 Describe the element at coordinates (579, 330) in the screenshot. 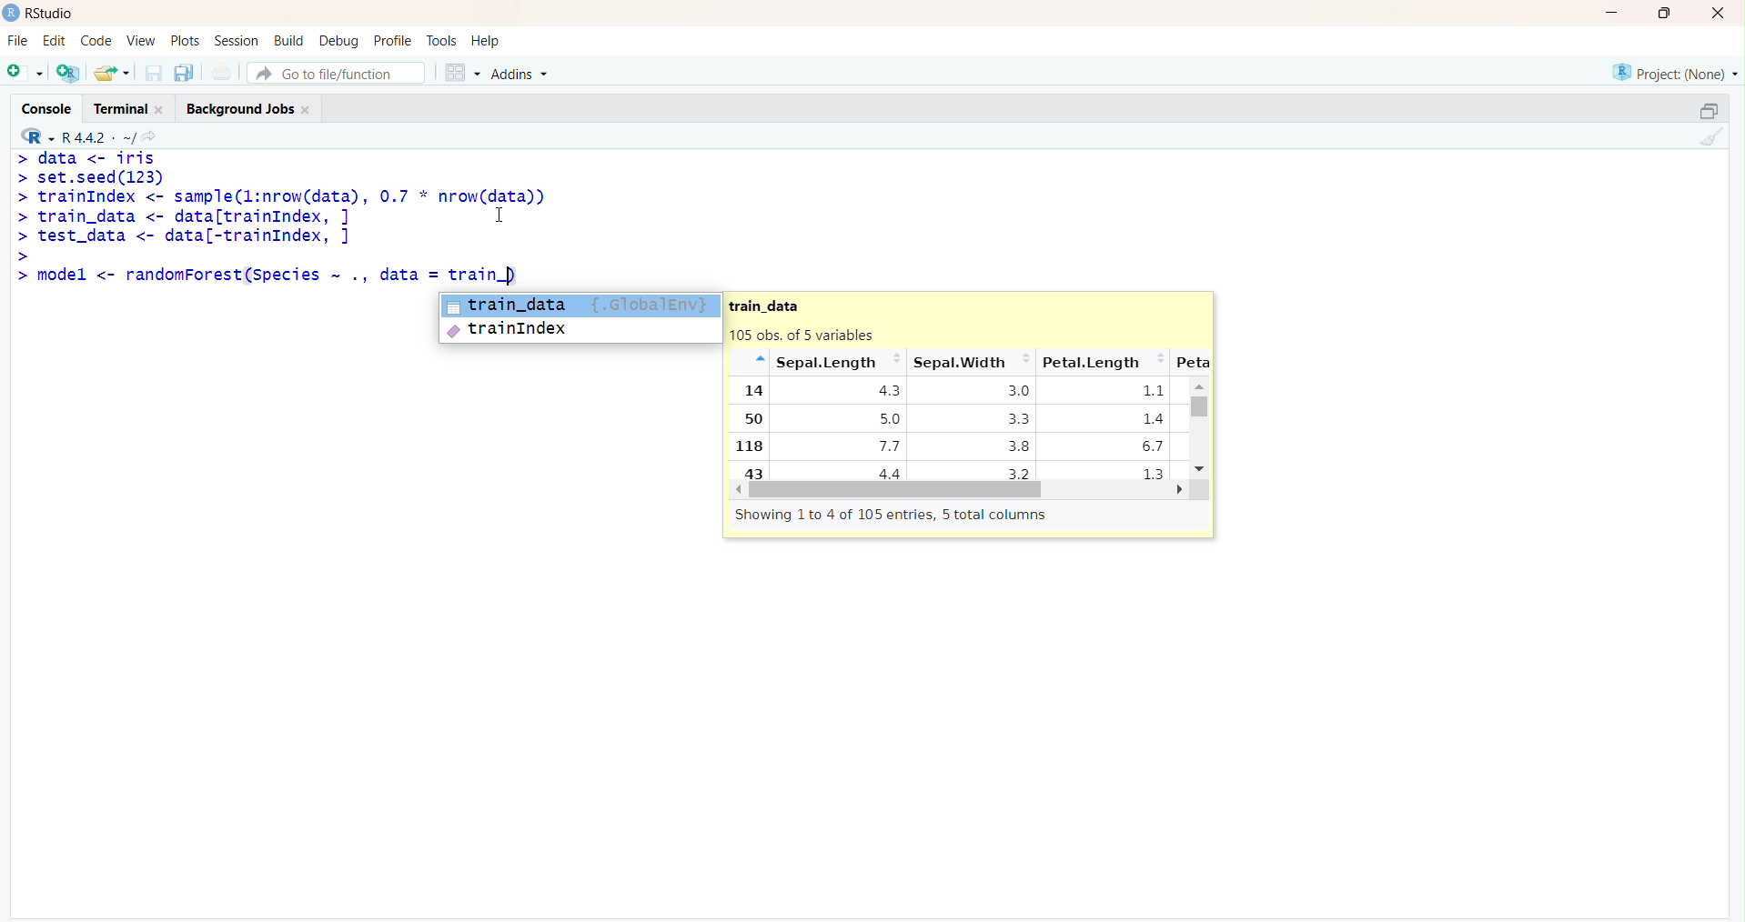

I see `trainIndex` at that location.